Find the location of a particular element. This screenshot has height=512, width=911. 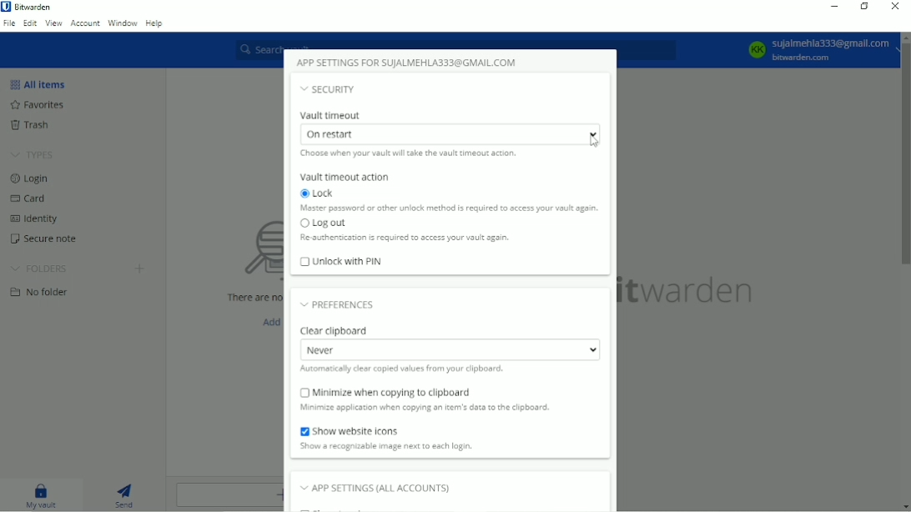

Help is located at coordinates (155, 23).